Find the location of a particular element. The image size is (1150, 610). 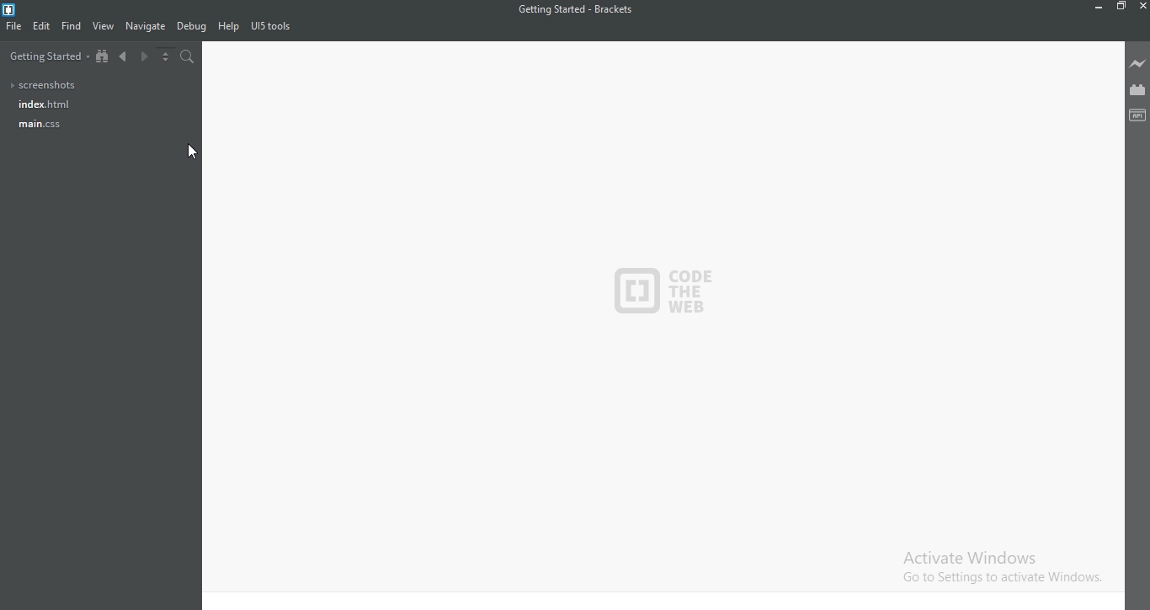

View is located at coordinates (104, 26).